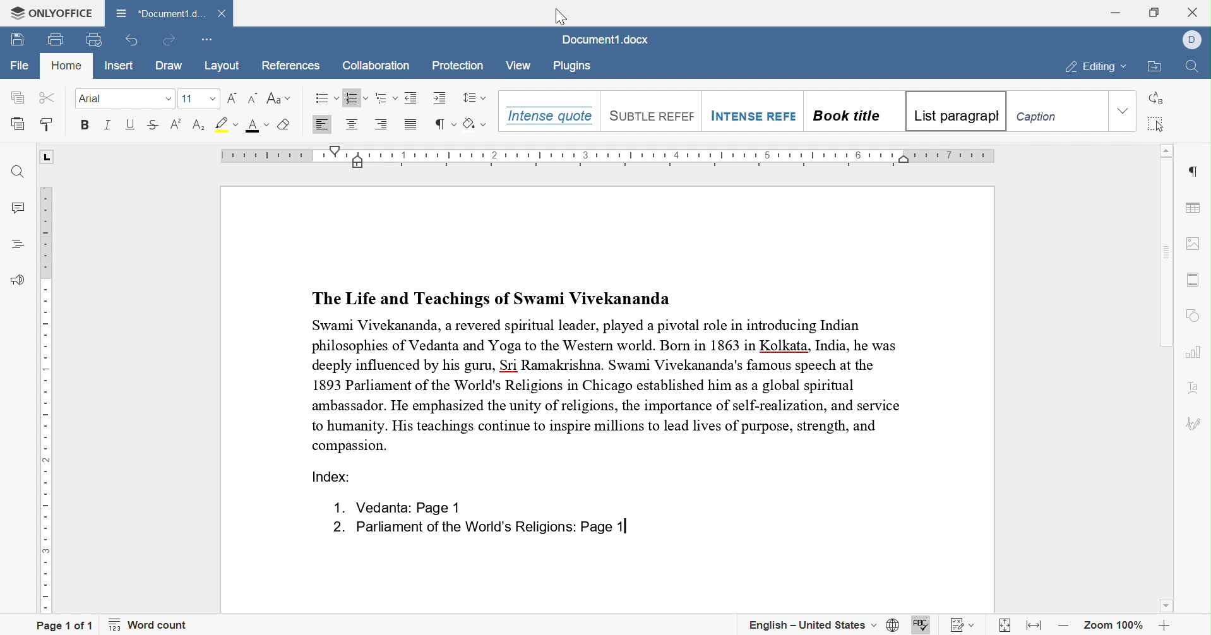 The image size is (1211, 635). What do you see at coordinates (50, 399) in the screenshot?
I see `ruler` at bounding box center [50, 399].